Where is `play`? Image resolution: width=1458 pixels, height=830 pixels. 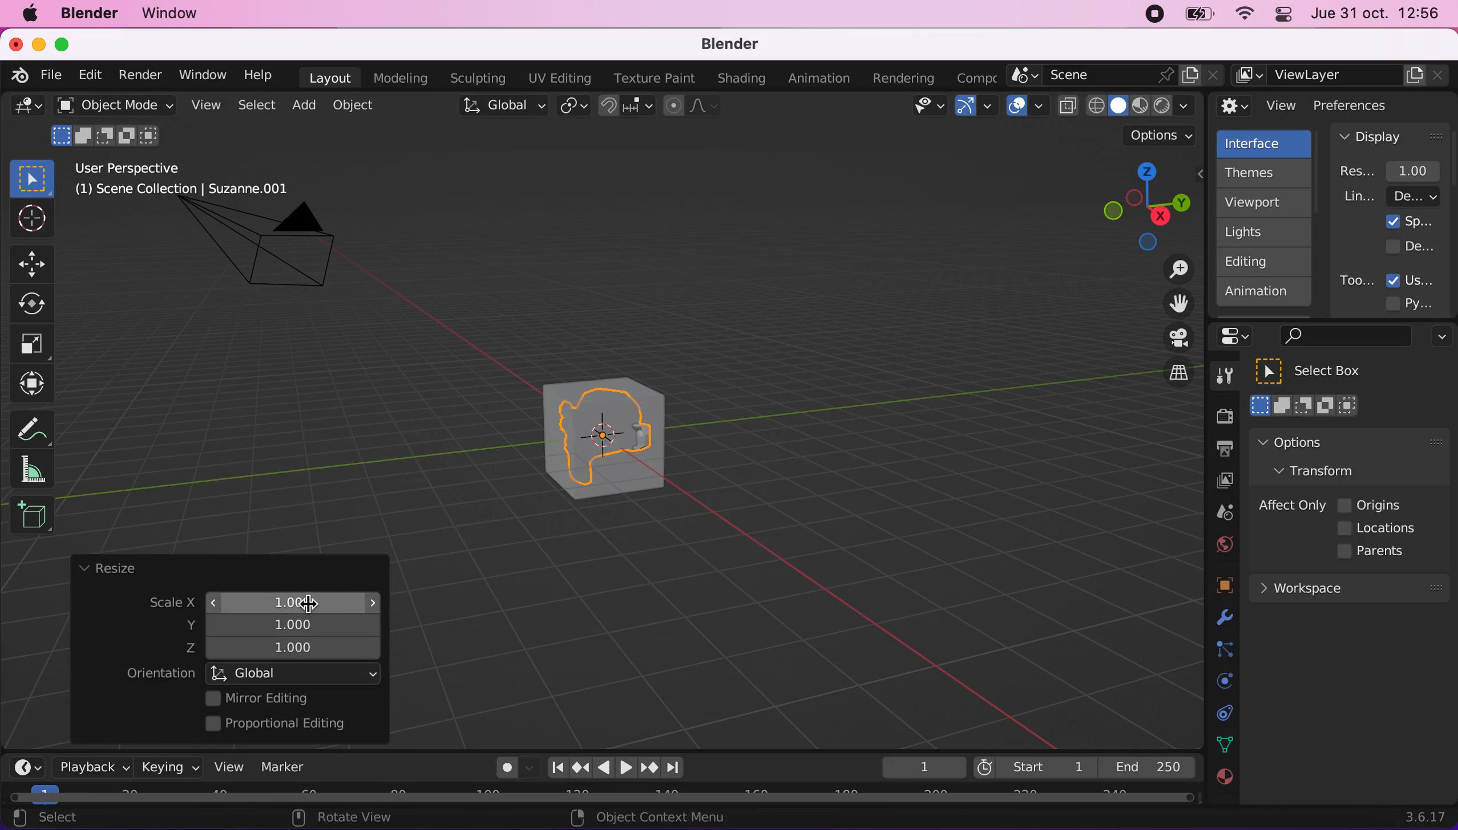 play is located at coordinates (616, 768).